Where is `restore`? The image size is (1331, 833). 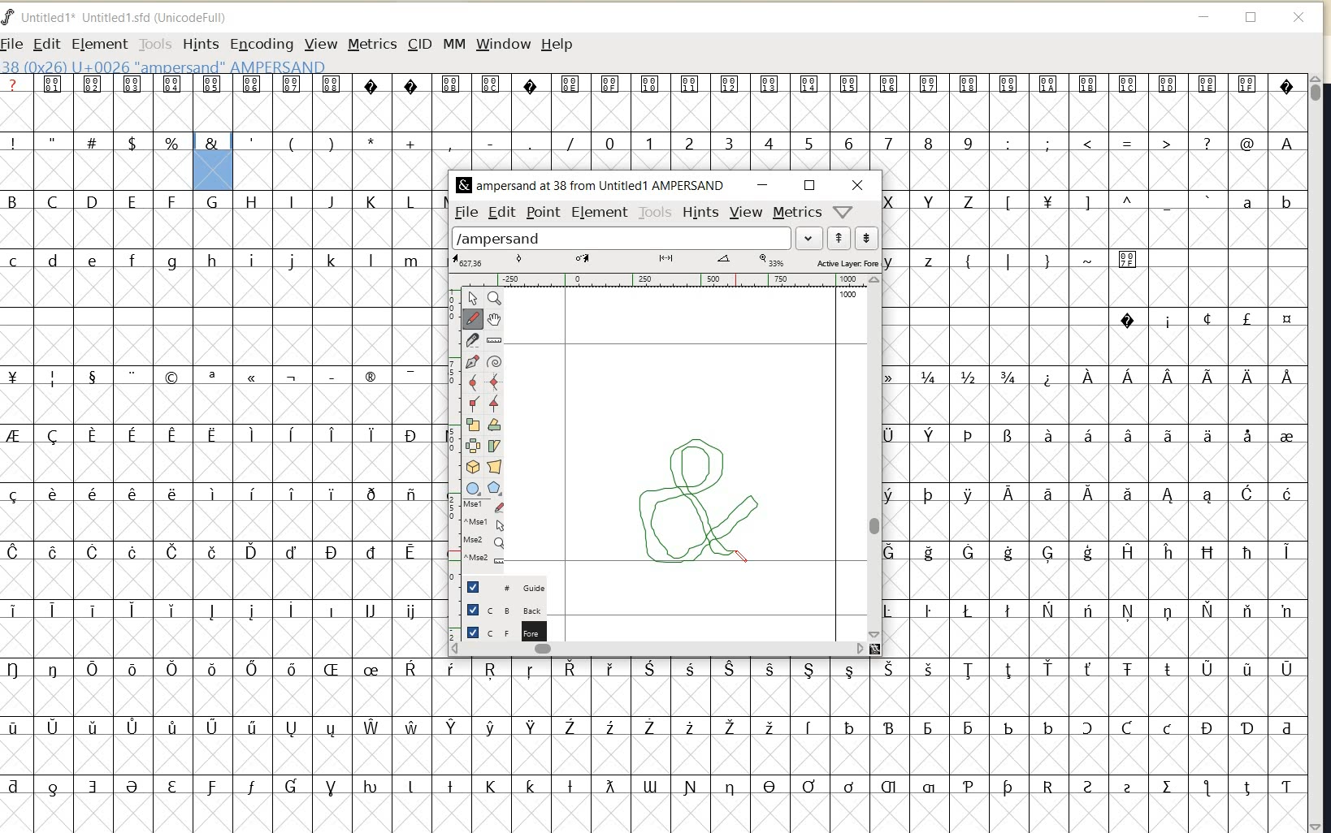 restore is located at coordinates (1251, 18).